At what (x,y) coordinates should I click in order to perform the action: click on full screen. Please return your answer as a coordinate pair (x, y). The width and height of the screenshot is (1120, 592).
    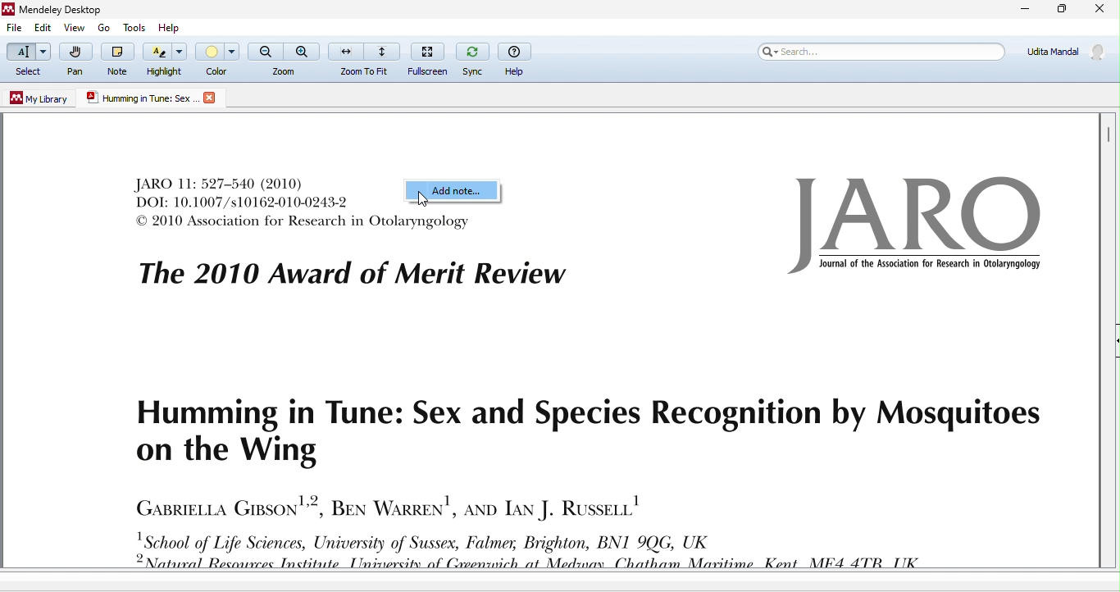
    Looking at the image, I should click on (431, 58).